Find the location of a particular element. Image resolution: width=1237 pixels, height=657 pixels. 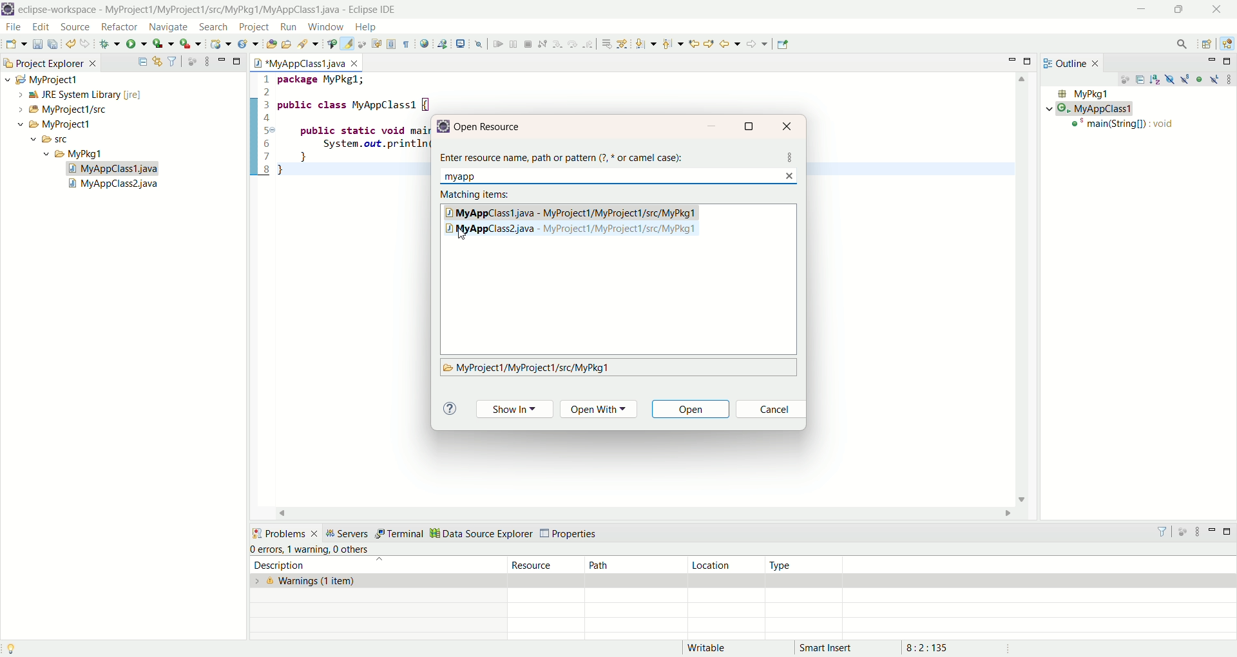

focus on active task is located at coordinates (1124, 81).